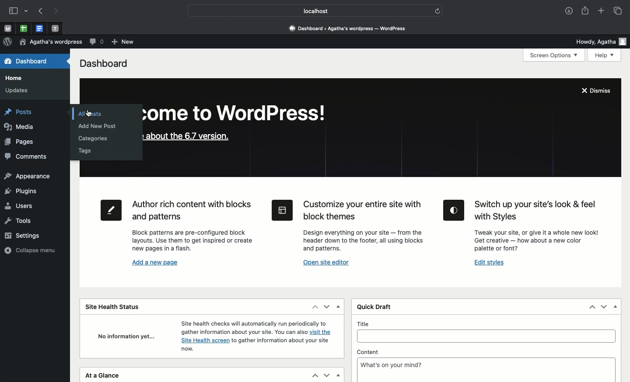 The height and width of the screenshot is (382, 630). Describe the element at coordinates (555, 56) in the screenshot. I see `Screen options` at that location.